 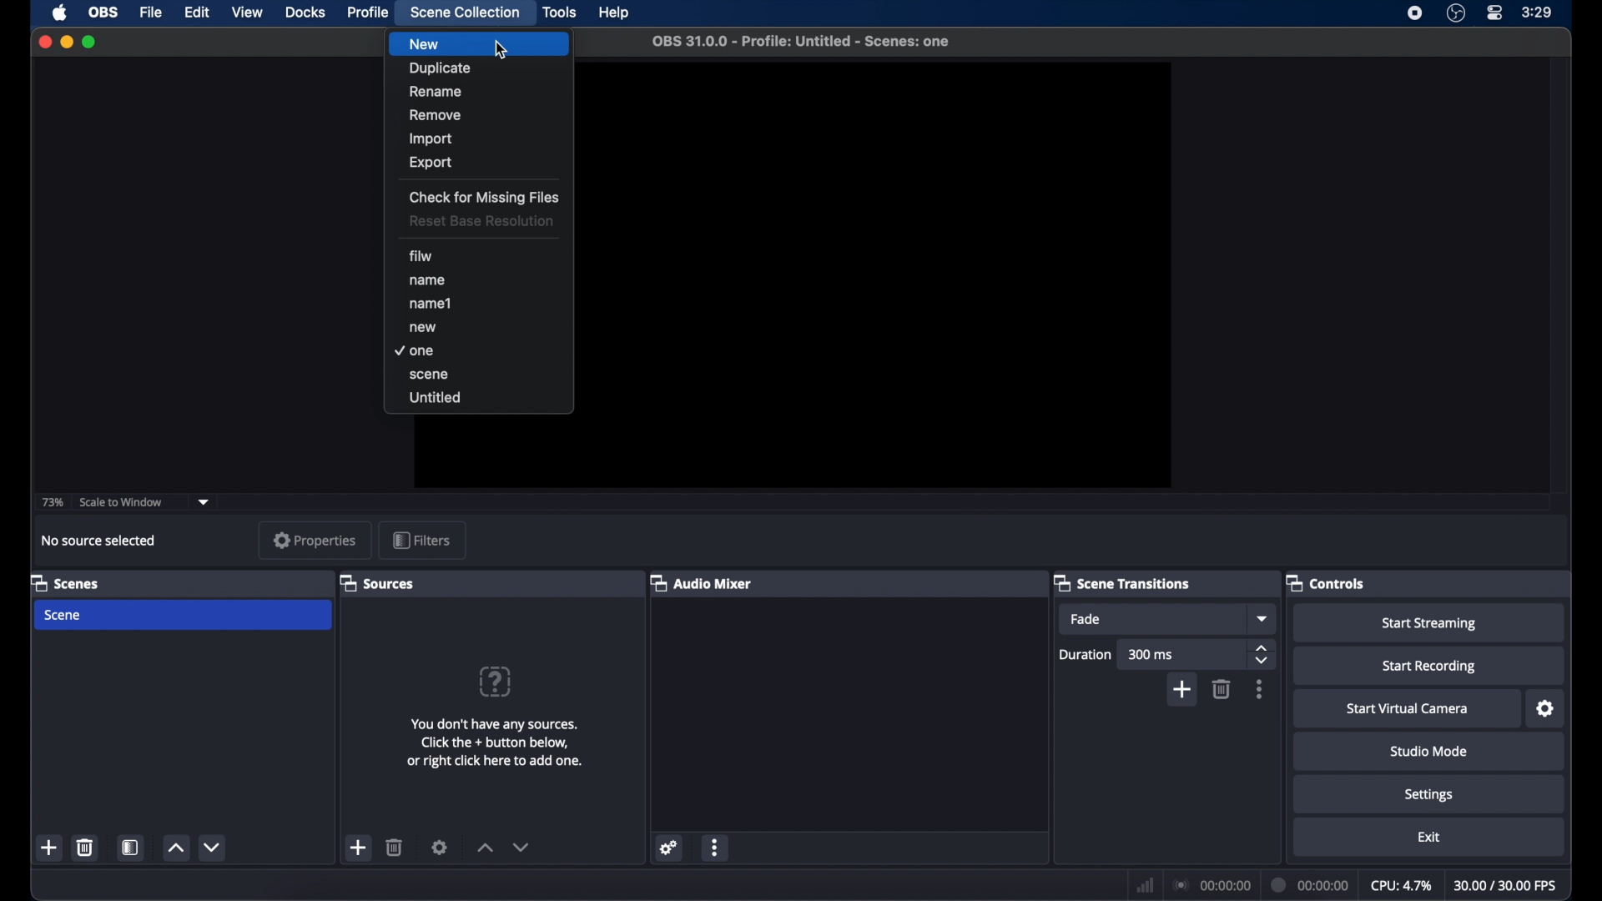 What do you see at coordinates (1402, 884) in the screenshot?
I see `cpu` at bounding box center [1402, 884].